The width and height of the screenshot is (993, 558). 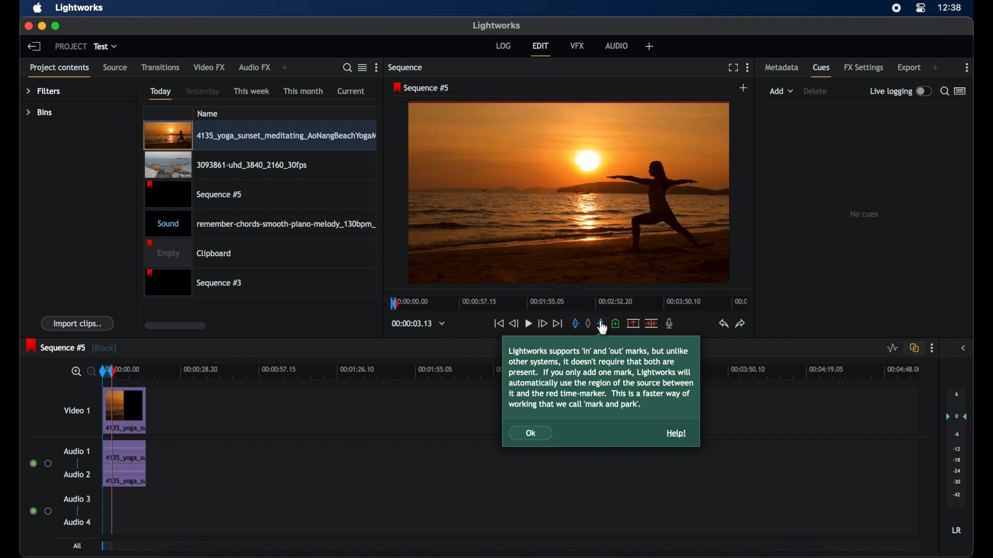 I want to click on jump to end, so click(x=558, y=323).